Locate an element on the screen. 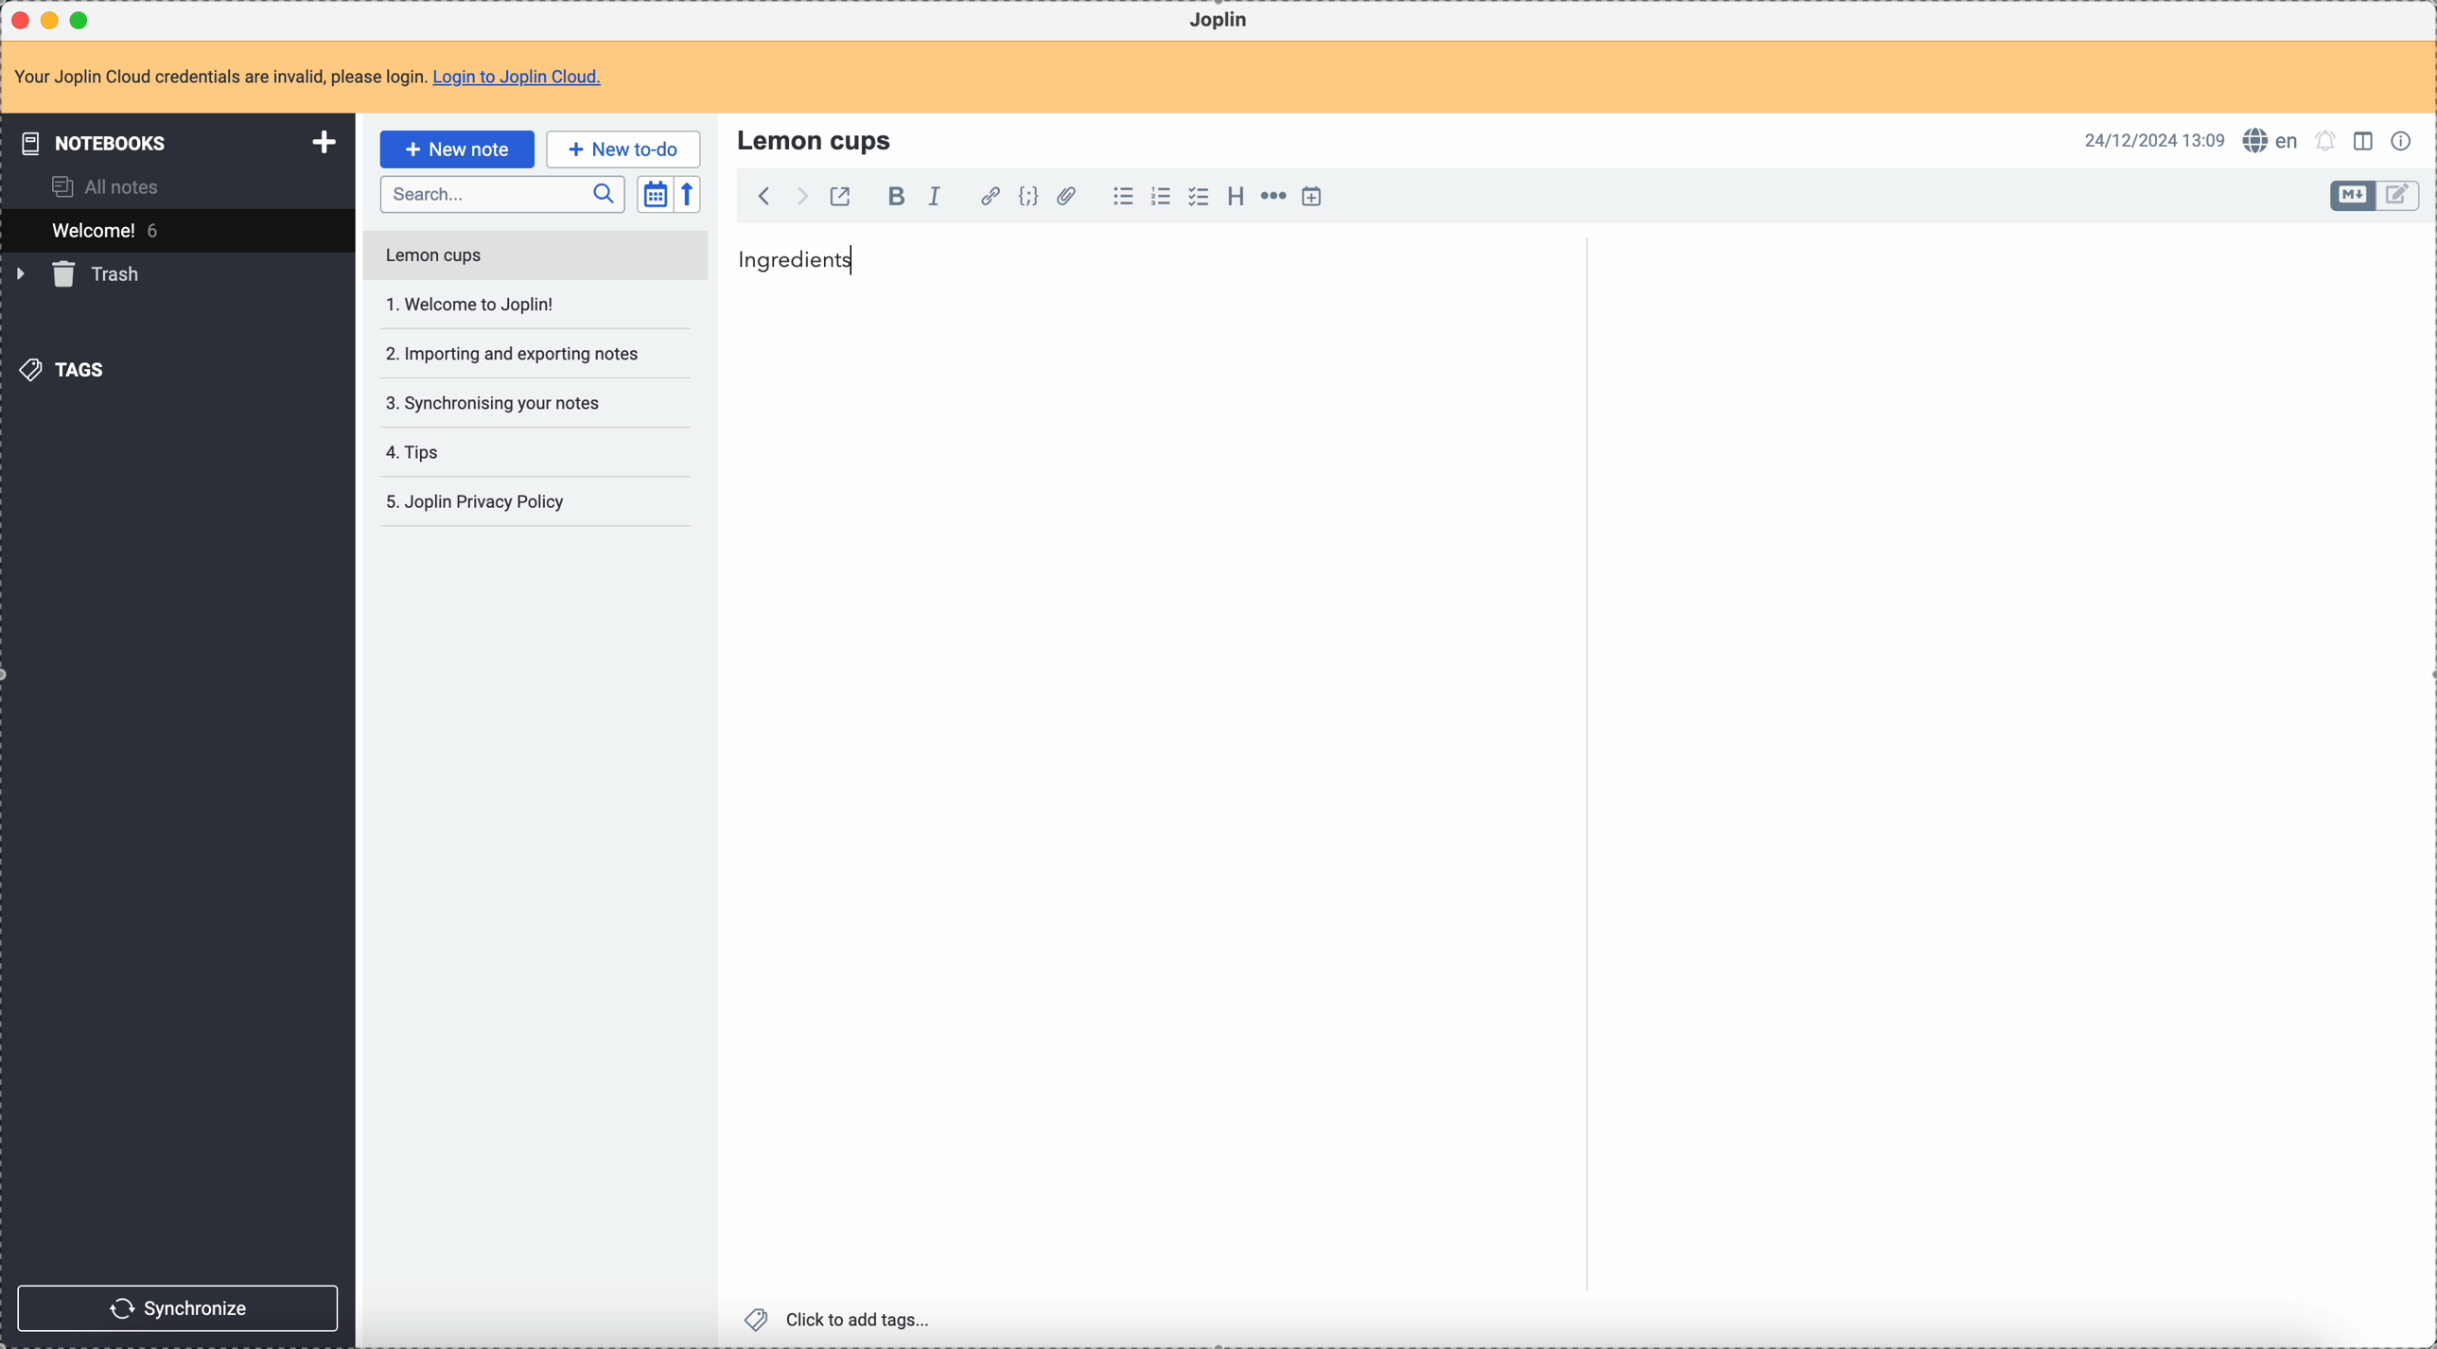 This screenshot has height=1349, width=2437. foward is located at coordinates (799, 197).